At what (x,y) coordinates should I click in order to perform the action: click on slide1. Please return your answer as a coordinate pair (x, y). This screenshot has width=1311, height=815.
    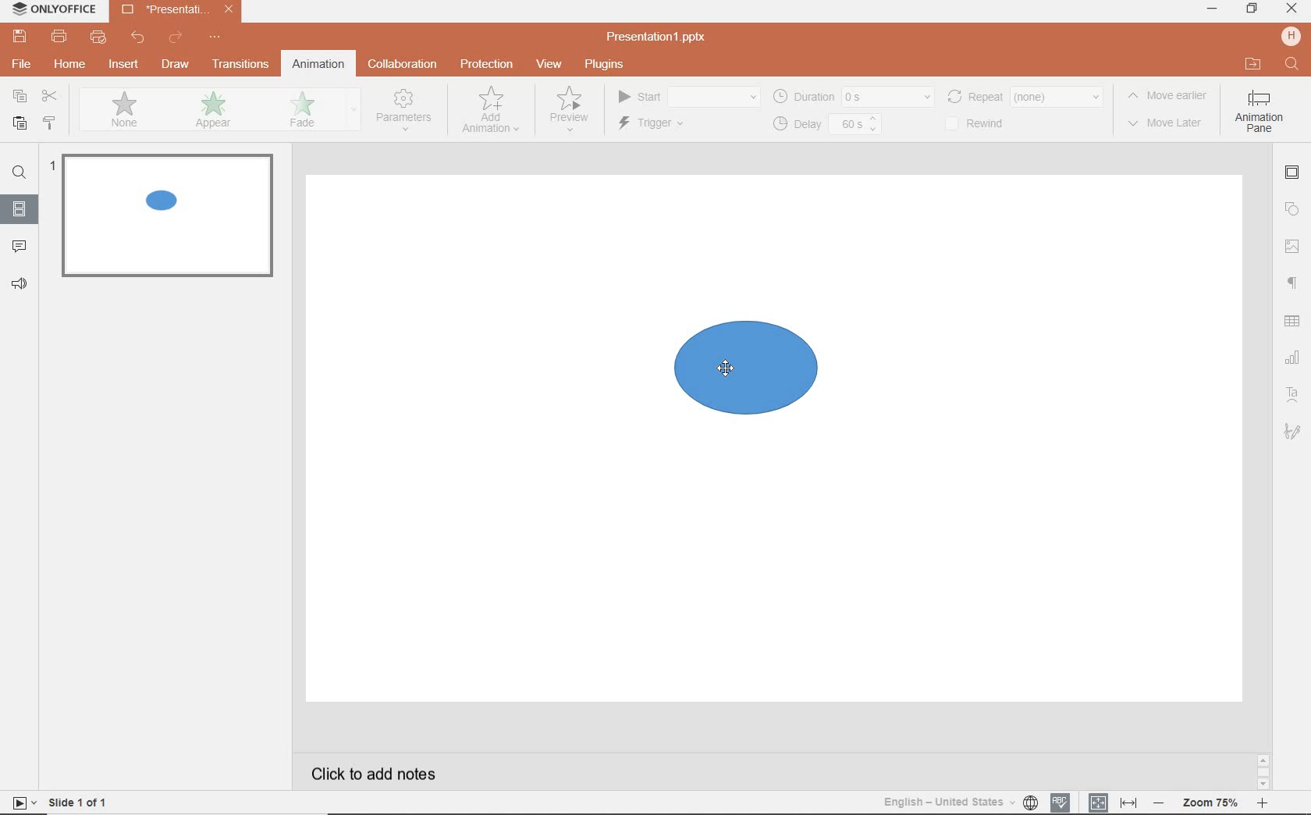
    Looking at the image, I should click on (172, 219).